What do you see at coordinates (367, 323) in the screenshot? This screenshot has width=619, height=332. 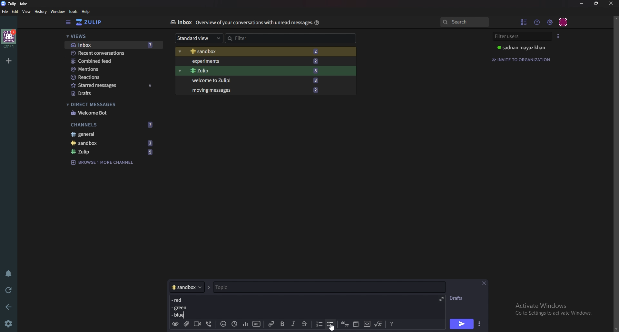 I see `code` at bounding box center [367, 323].